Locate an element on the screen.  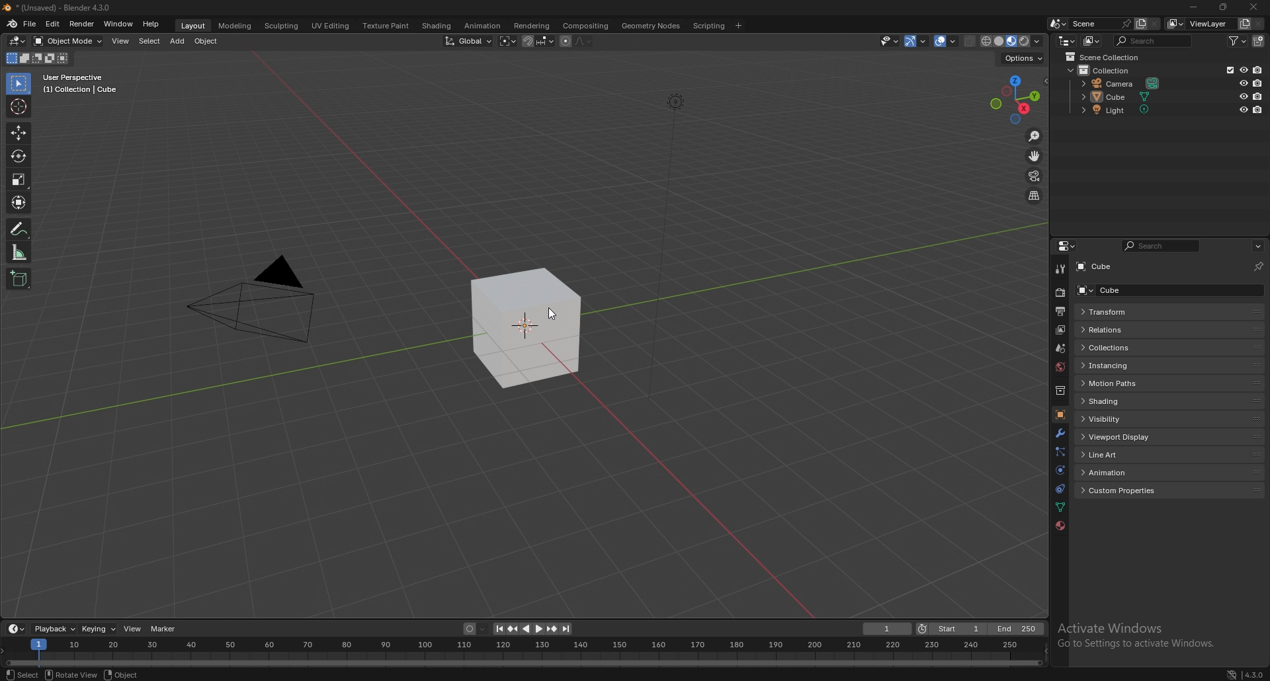
delete scene is located at coordinates (1154, 24).